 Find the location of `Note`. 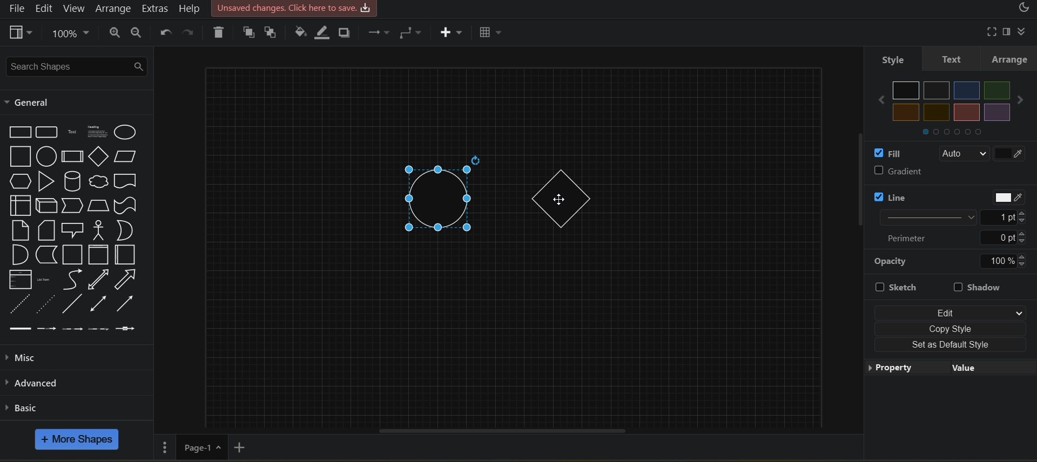

Note is located at coordinates (20, 230).